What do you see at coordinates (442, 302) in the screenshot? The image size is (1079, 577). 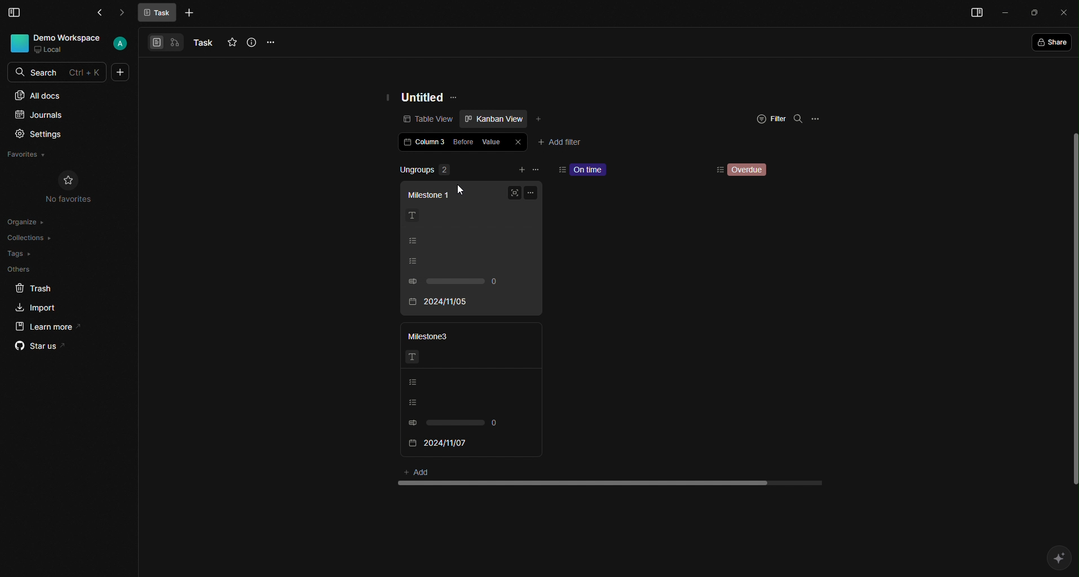 I see `2024/11/05` at bounding box center [442, 302].